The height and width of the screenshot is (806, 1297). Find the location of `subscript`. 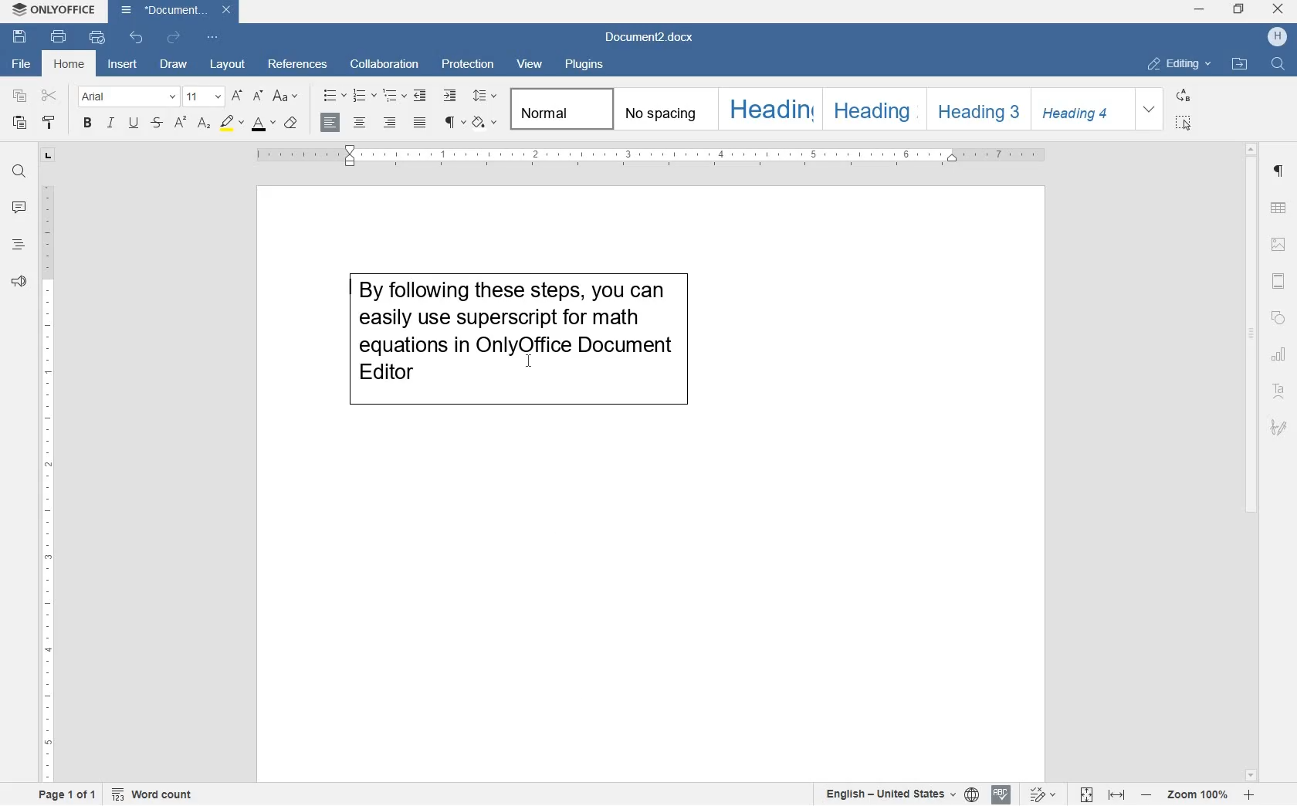

subscript is located at coordinates (205, 124).